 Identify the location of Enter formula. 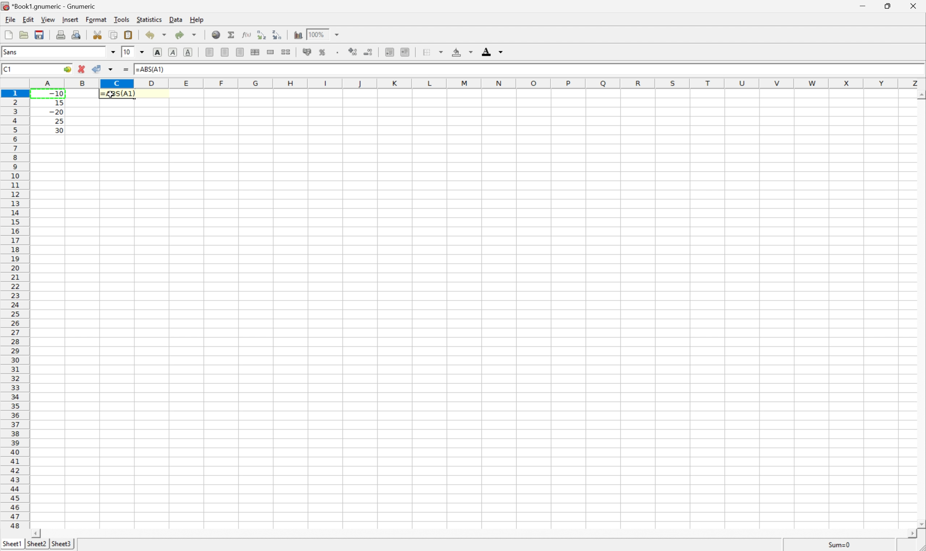
(128, 70).